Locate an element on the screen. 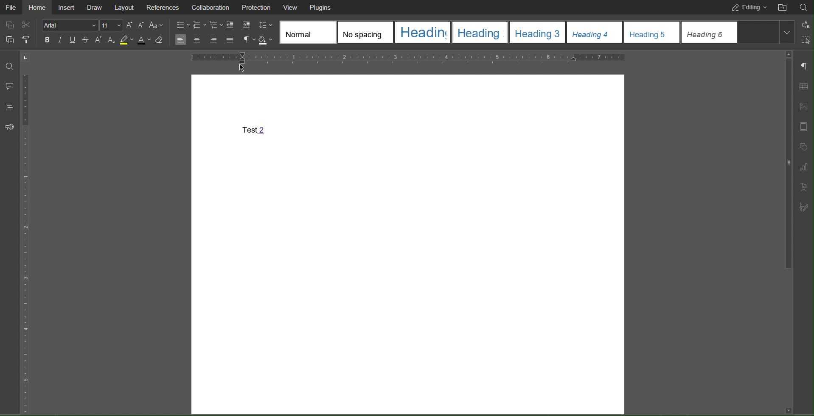 Image resolution: width=814 pixels, height=416 pixels. Image Settings is located at coordinates (806, 106).